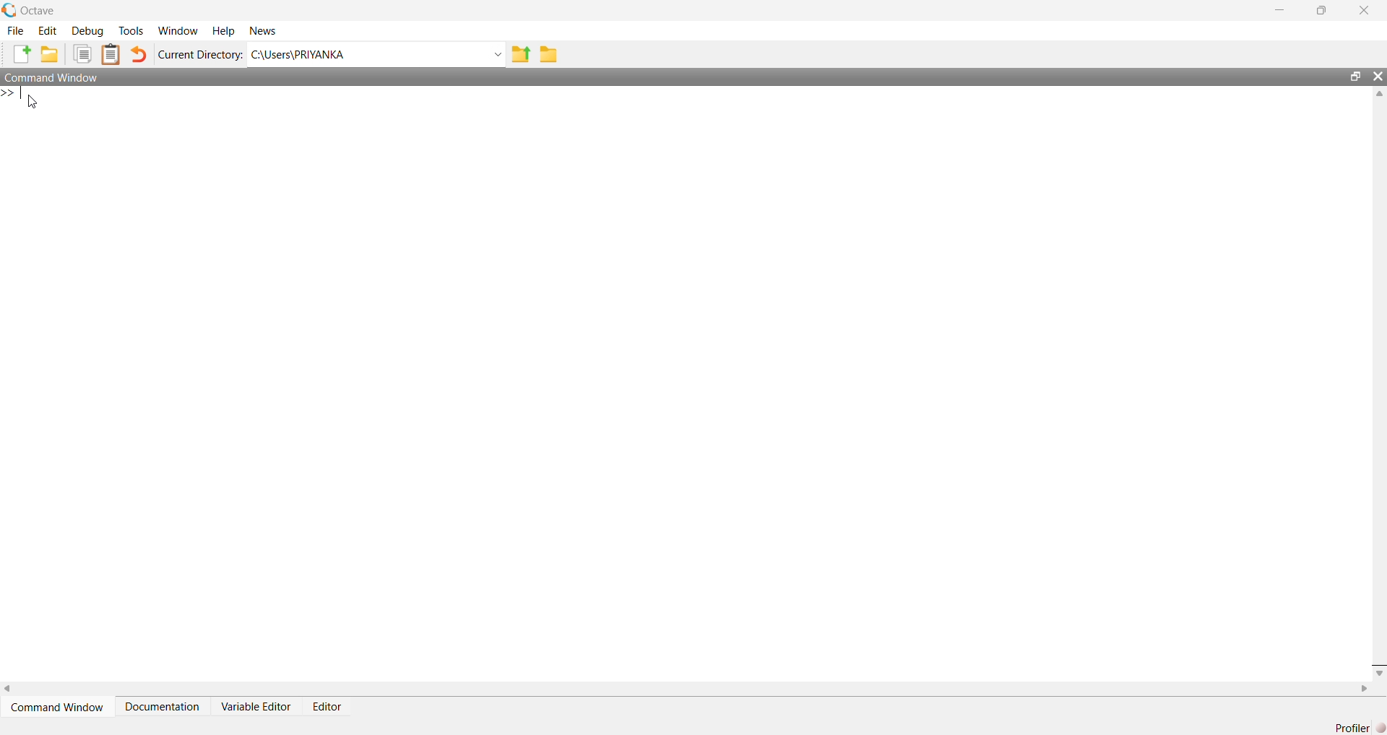  Describe the element at coordinates (329, 708) in the screenshot. I see `Editor` at that location.